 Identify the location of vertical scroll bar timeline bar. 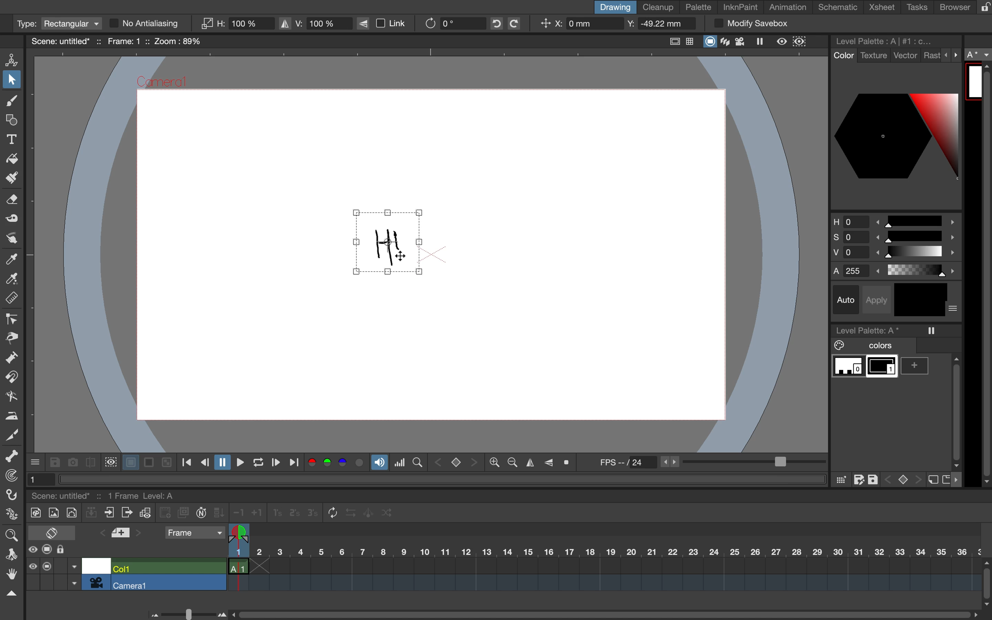
(986, 582).